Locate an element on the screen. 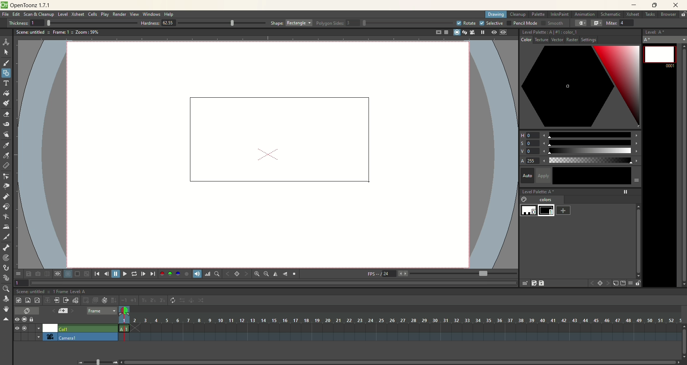 Image resolution: width=687 pixels, height=365 pixels. cleanup palette is located at coordinates (580, 32).